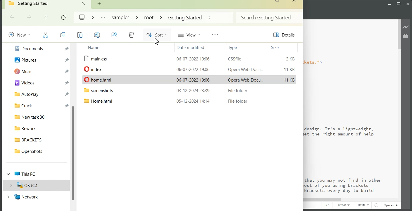 The height and width of the screenshot is (211, 412). What do you see at coordinates (82, 17) in the screenshot?
I see `Logo` at bounding box center [82, 17].